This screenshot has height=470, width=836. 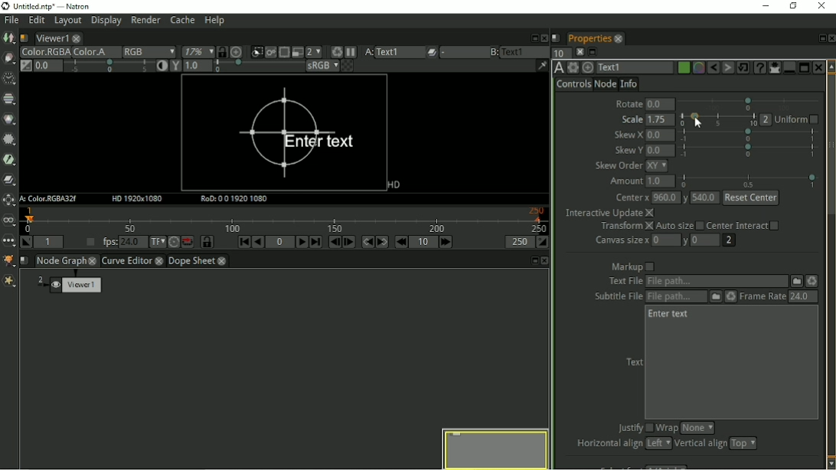 What do you see at coordinates (558, 68) in the screenshot?
I see `TextOFX Version 6.13` at bounding box center [558, 68].